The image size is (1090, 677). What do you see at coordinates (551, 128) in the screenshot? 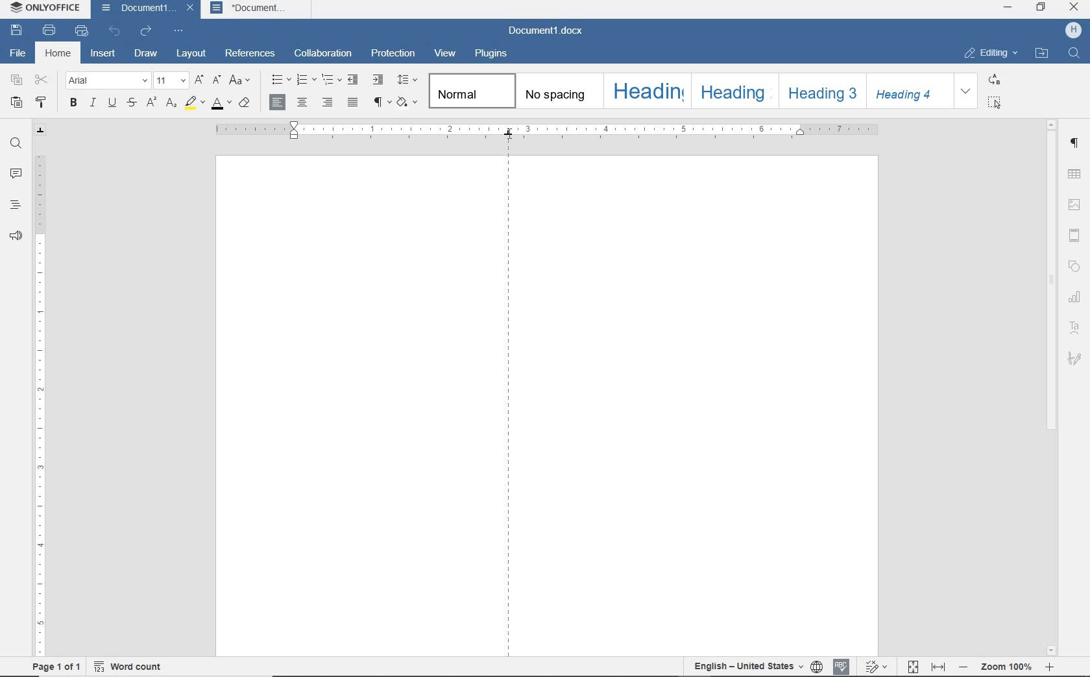
I see `RULER` at bounding box center [551, 128].